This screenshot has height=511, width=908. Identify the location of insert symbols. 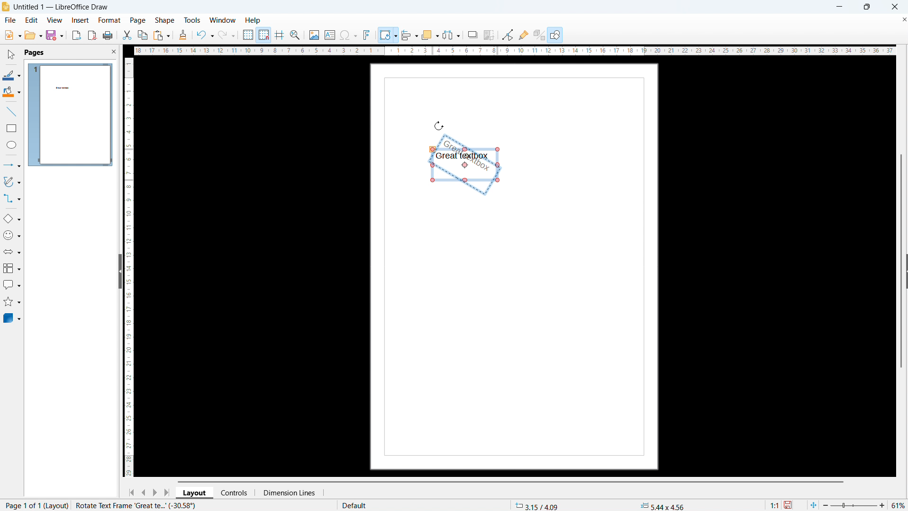
(348, 35).